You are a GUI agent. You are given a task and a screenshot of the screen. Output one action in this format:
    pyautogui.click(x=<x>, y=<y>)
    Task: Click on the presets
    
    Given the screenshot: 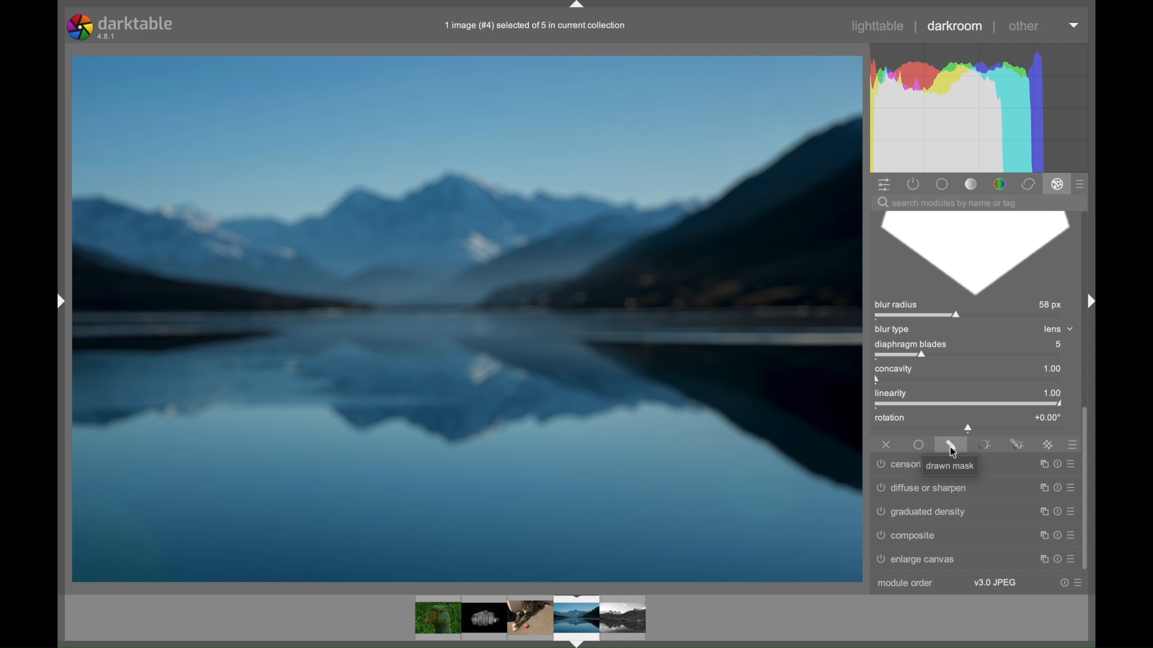 What is the action you would take?
    pyautogui.click(x=1069, y=444)
    